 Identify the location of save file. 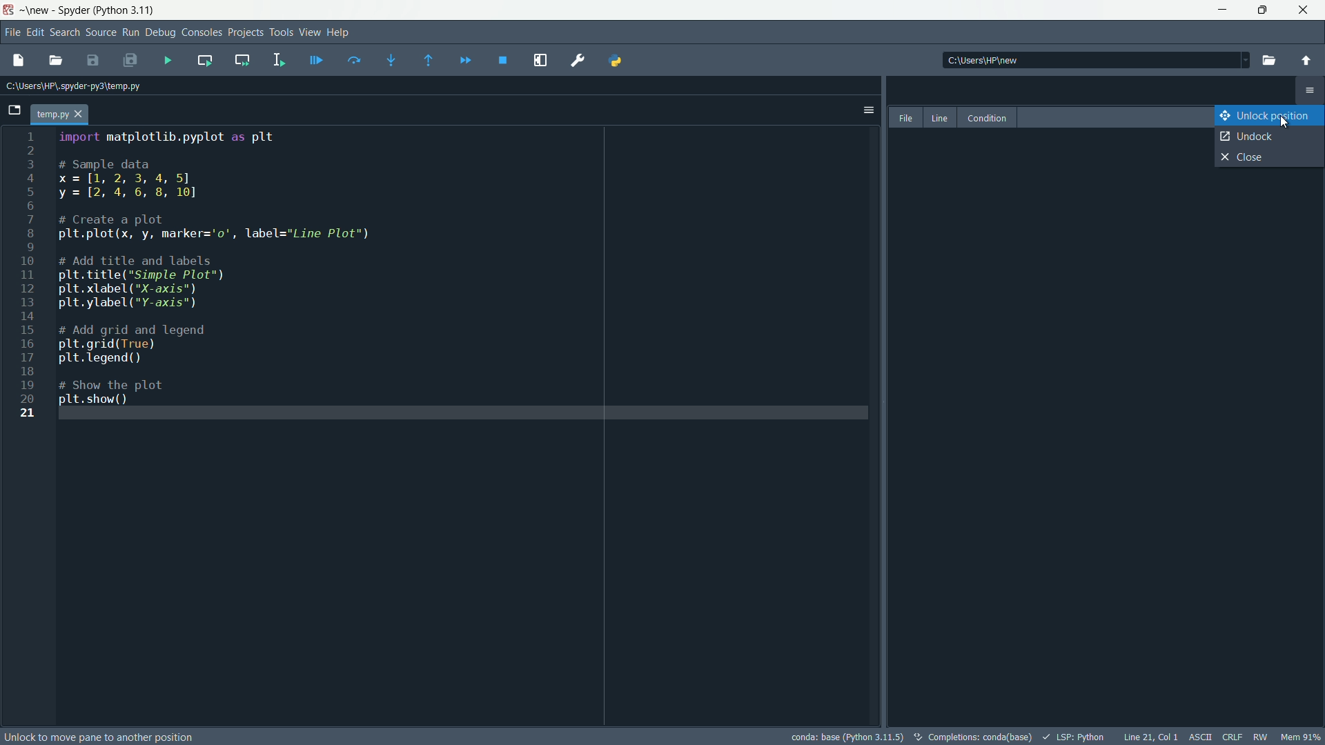
(93, 61).